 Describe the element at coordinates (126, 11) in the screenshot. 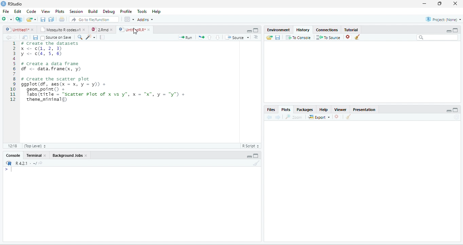

I see `Profile` at that location.